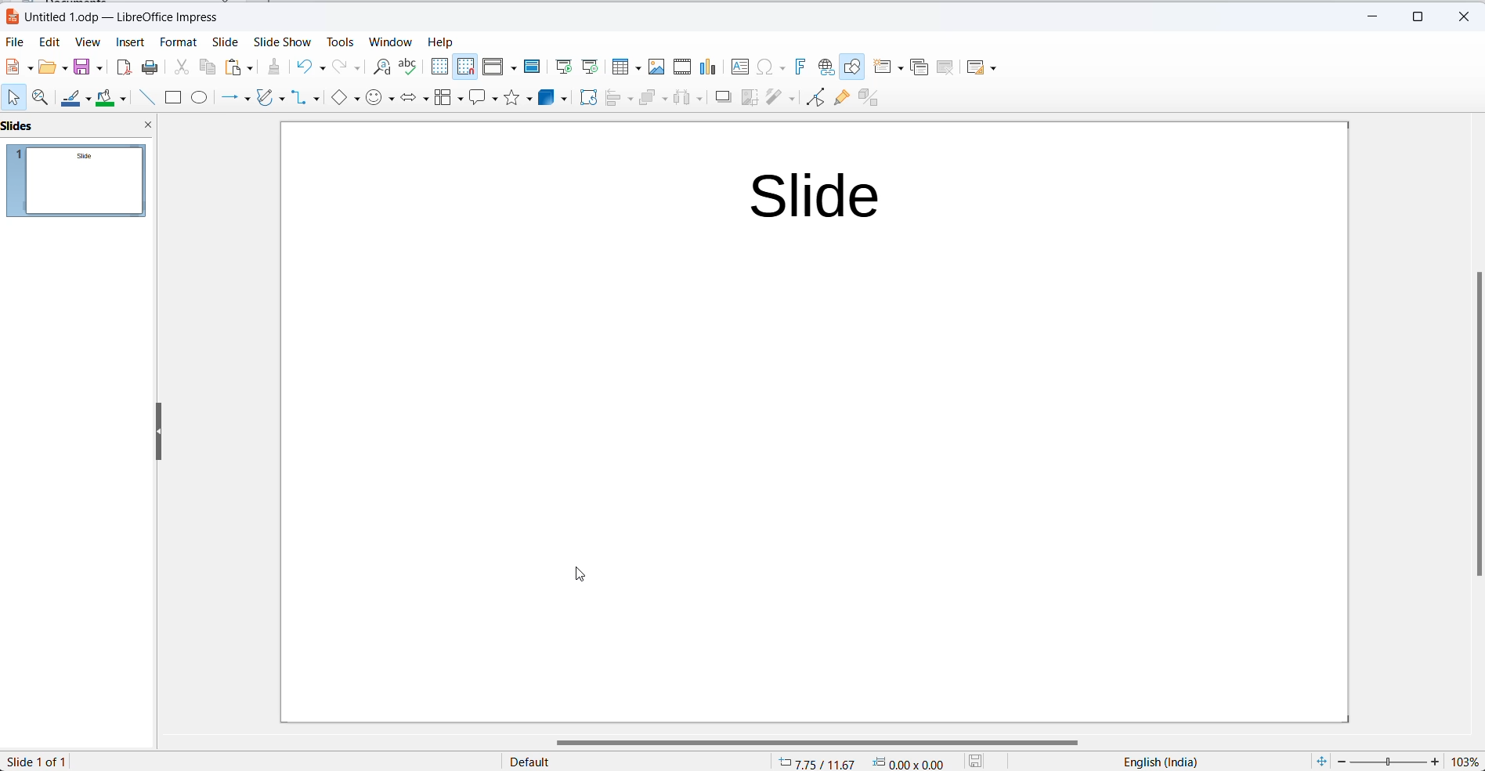 This screenshot has width=1485, height=771. I want to click on connectors, so click(306, 100).